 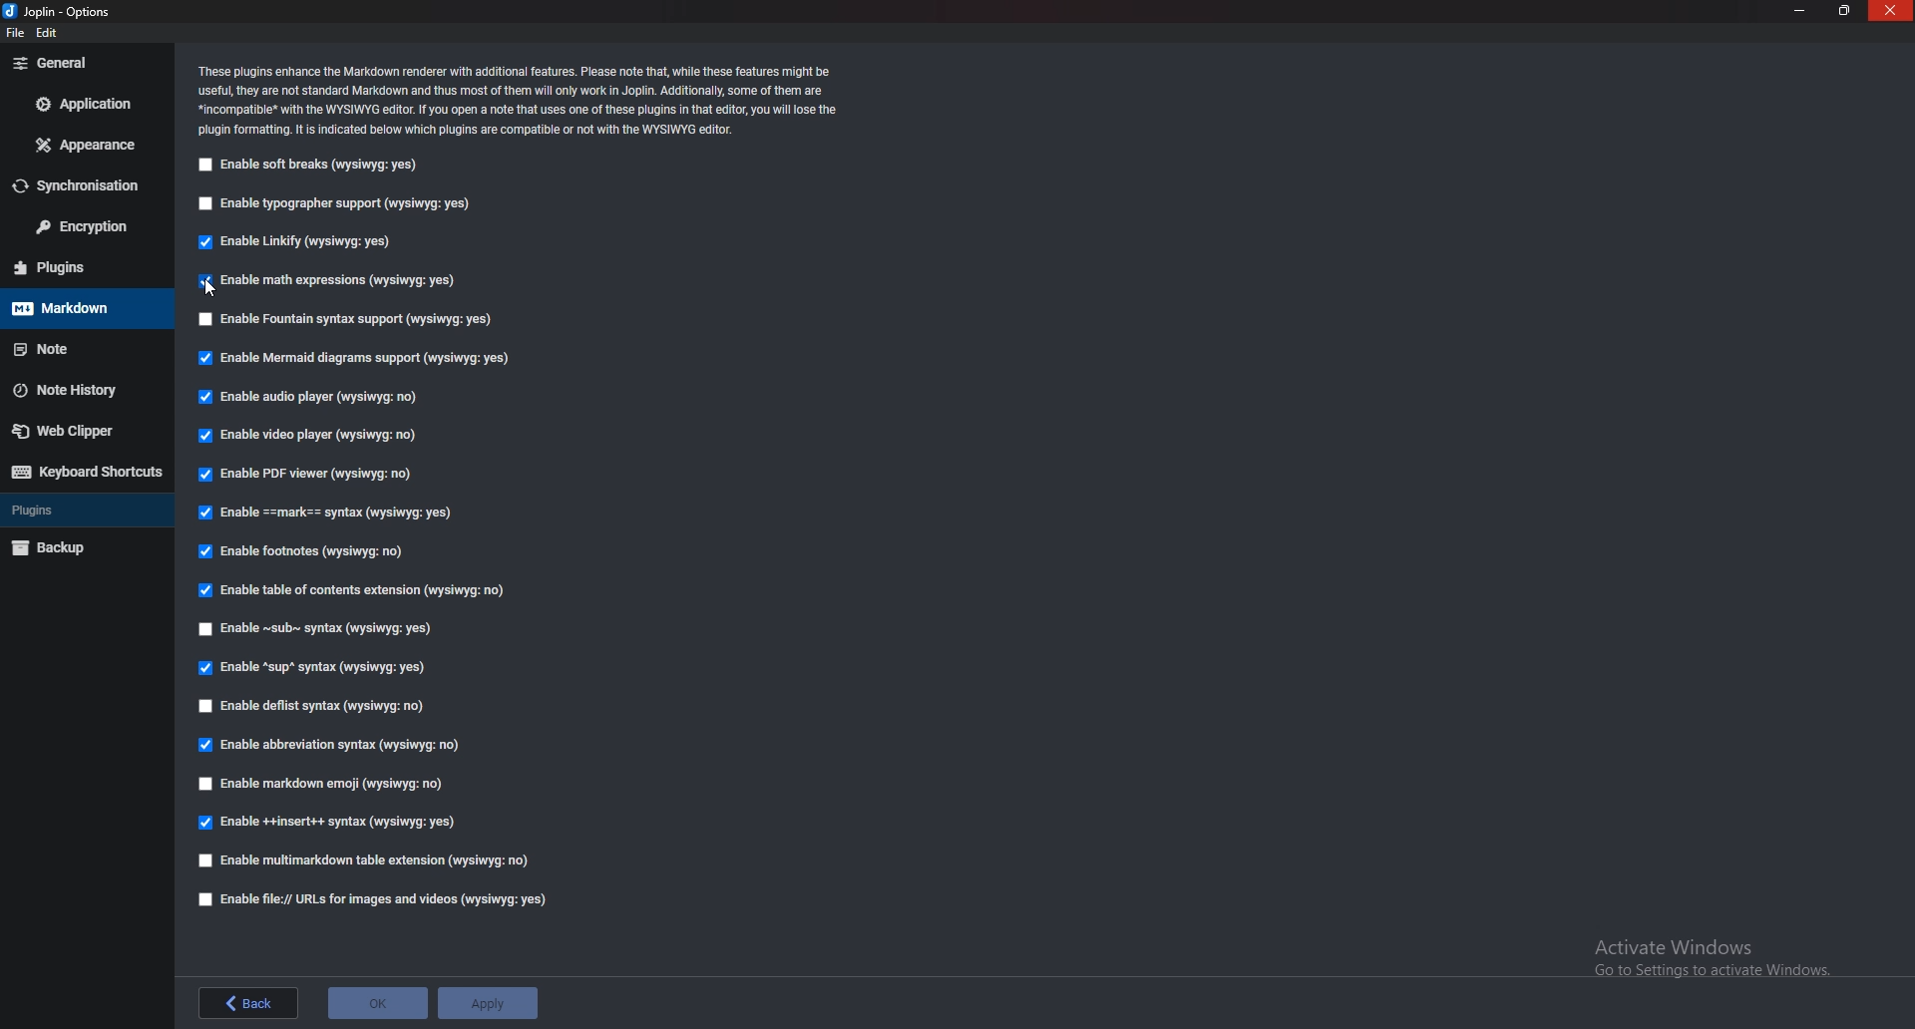 What do you see at coordinates (1842, 10) in the screenshot?
I see `Resize` at bounding box center [1842, 10].